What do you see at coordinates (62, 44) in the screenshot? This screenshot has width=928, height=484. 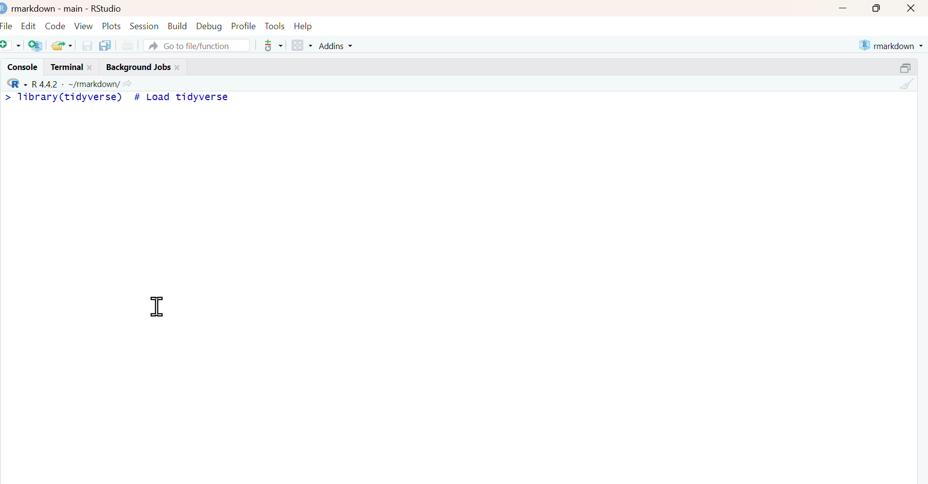 I see `open recent files` at bounding box center [62, 44].